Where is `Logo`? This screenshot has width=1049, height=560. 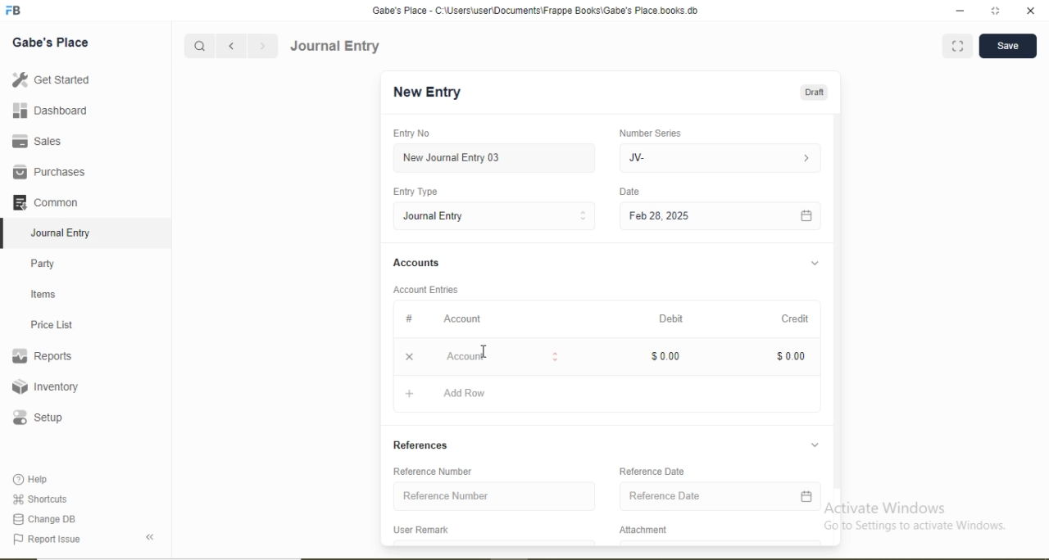
Logo is located at coordinates (14, 11).